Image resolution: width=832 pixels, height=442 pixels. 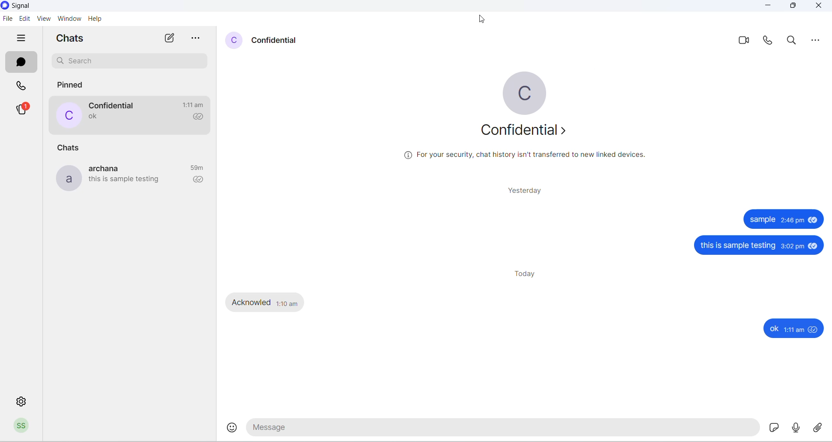 What do you see at coordinates (197, 39) in the screenshot?
I see `options` at bounding box center [197, 39].